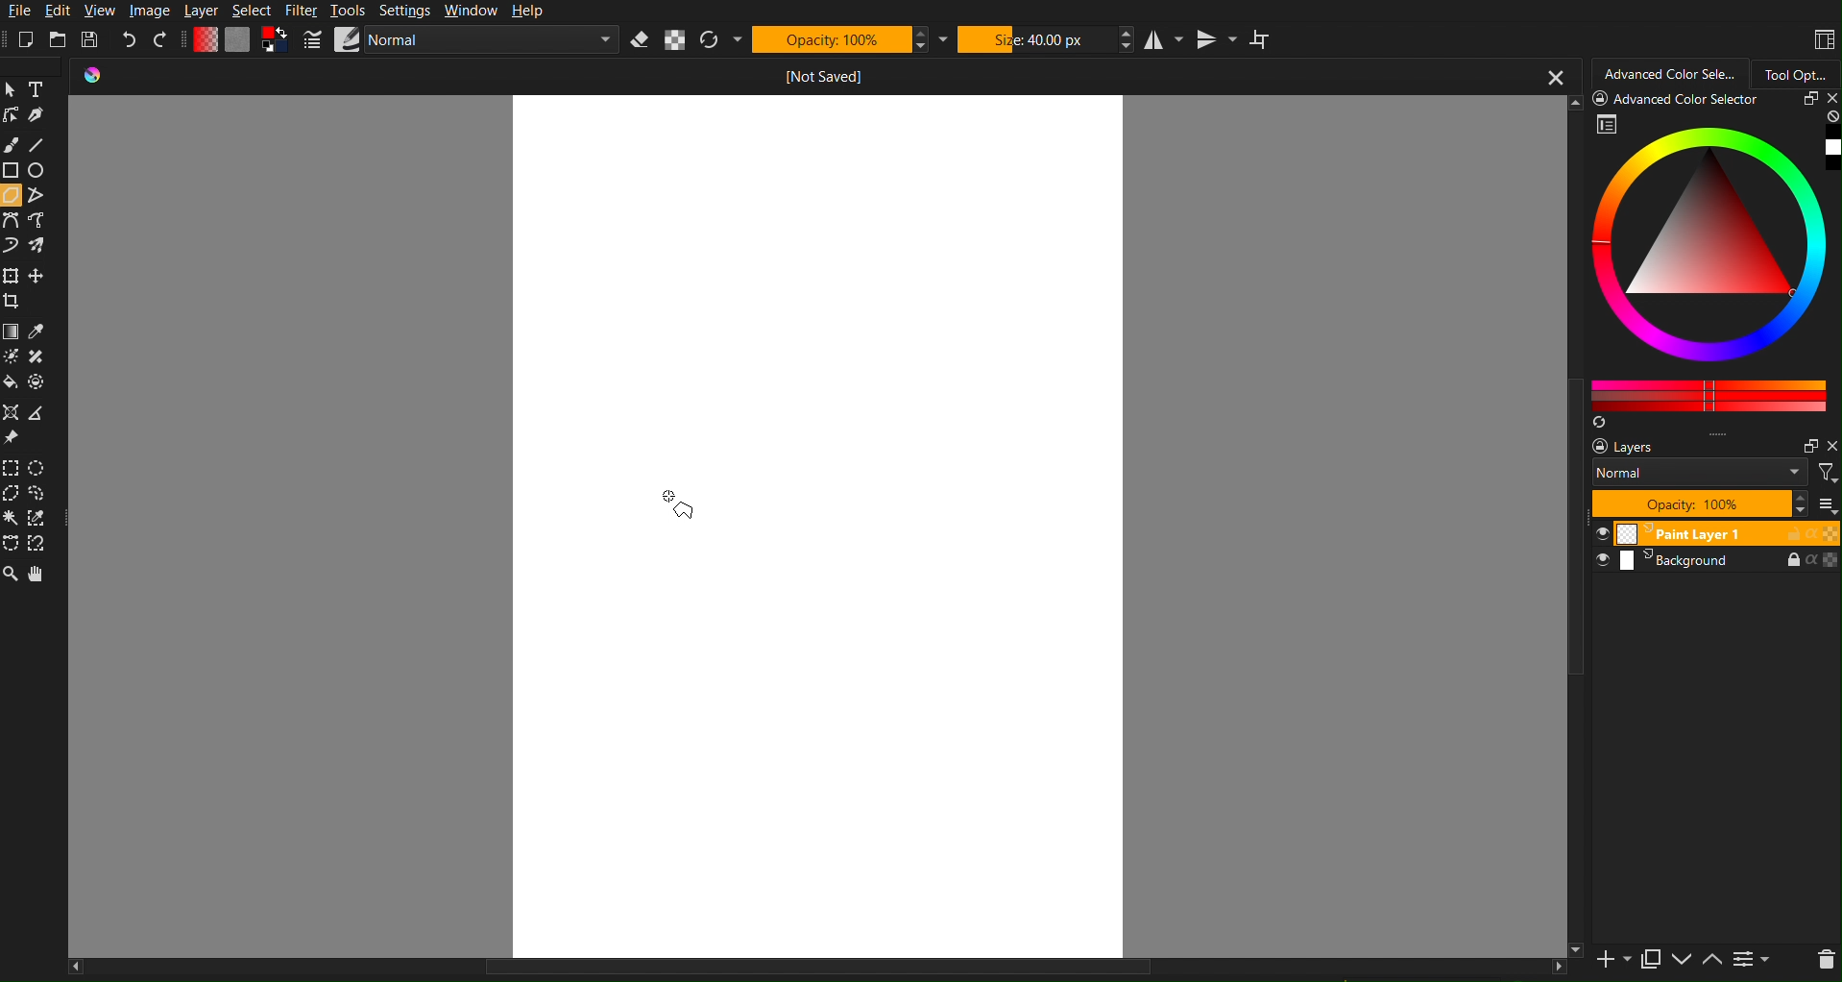 The width and height of the screenshot is (1842, 982). What do you see at coordinates (1716, 263) in the screenshot?
I see `Advanced Color Selector` at bounding box center [1716, 263].